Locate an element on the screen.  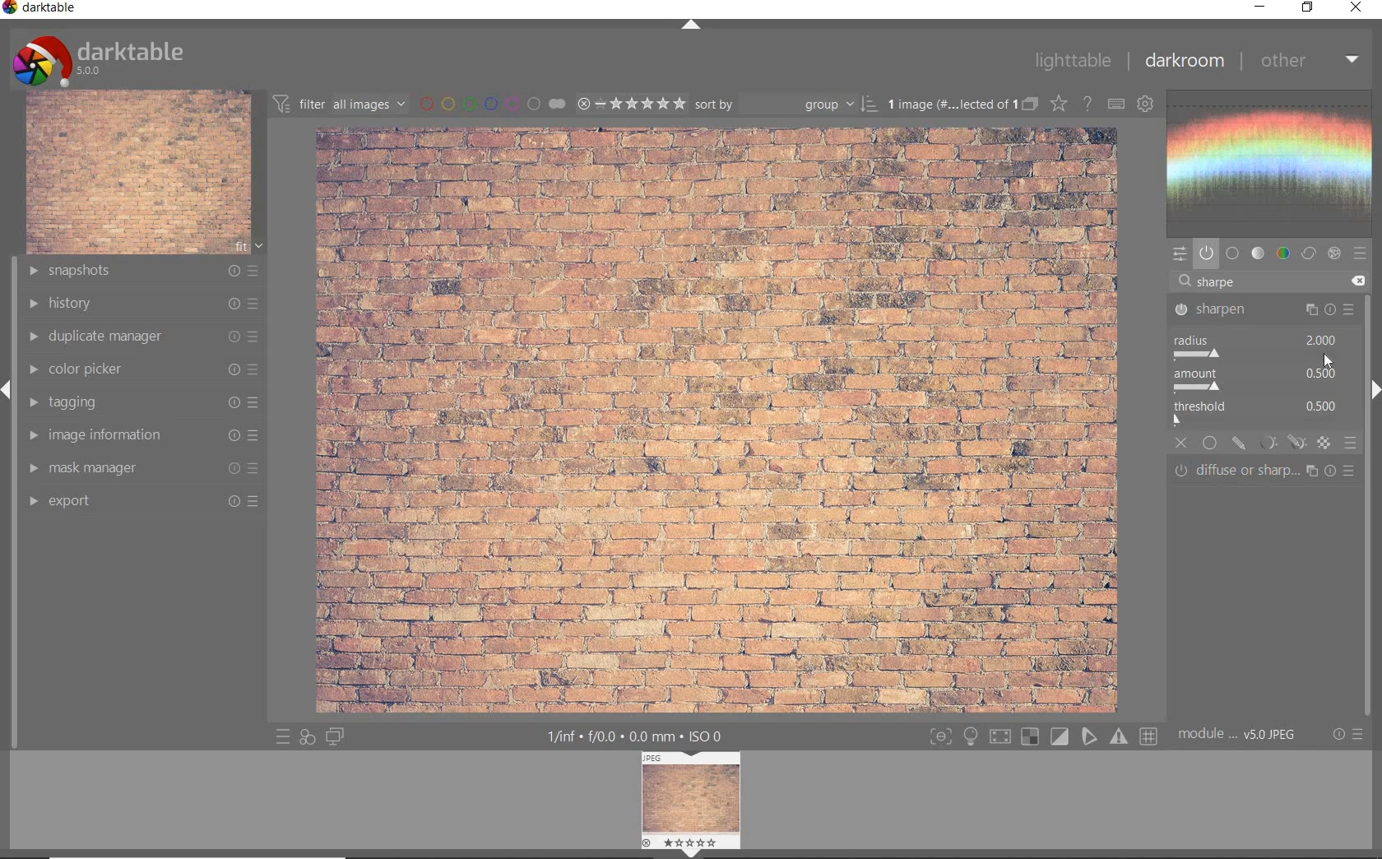
define keyboard shortcut is located at coordinates (1115, 105).